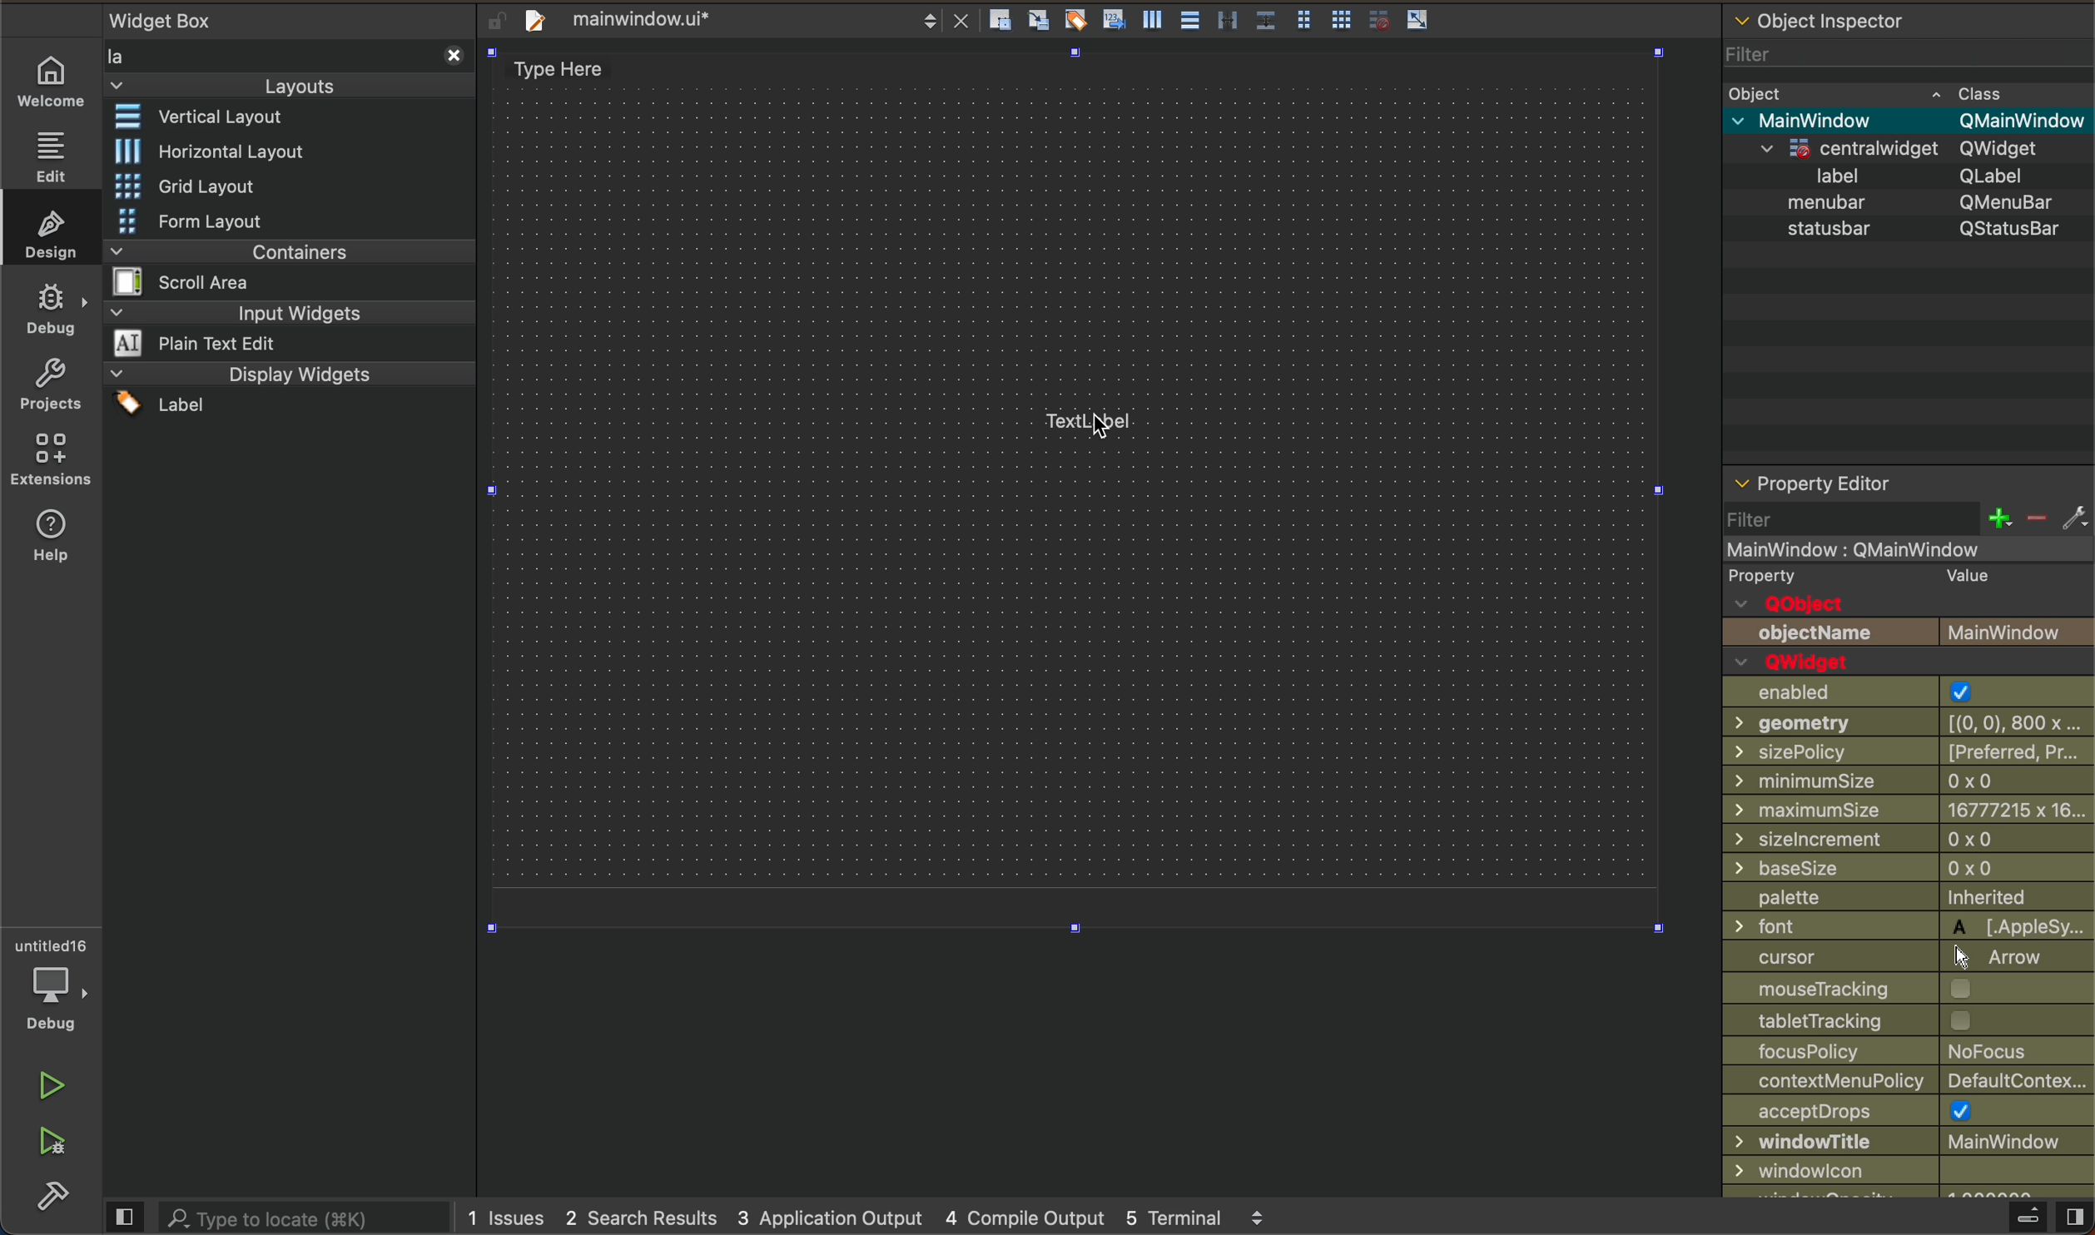 This screenshot has width=2095, height=1235. I want to click on grid layout, so click(214, 187).